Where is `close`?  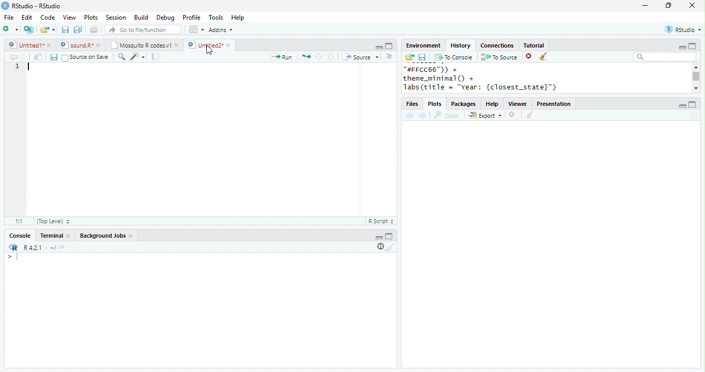
close is located at coordinates (99, 45).